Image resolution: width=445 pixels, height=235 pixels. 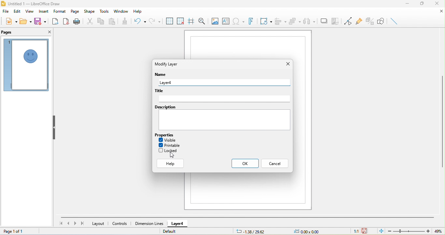 I want to click on edit, so click(x=16, y=12).